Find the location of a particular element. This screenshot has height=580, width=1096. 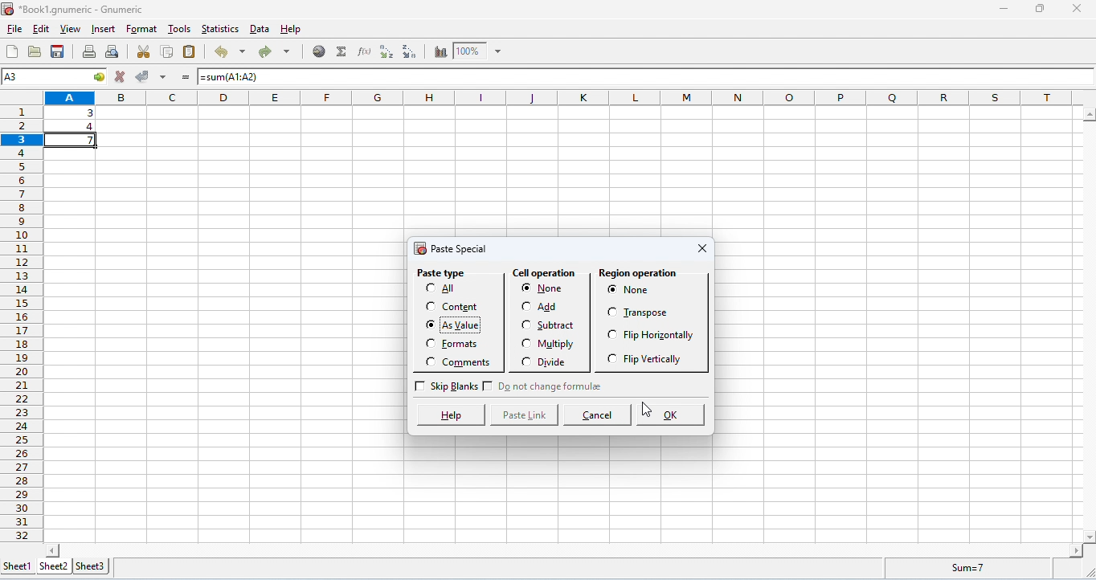

statistics is located at coordinates (221, 30).